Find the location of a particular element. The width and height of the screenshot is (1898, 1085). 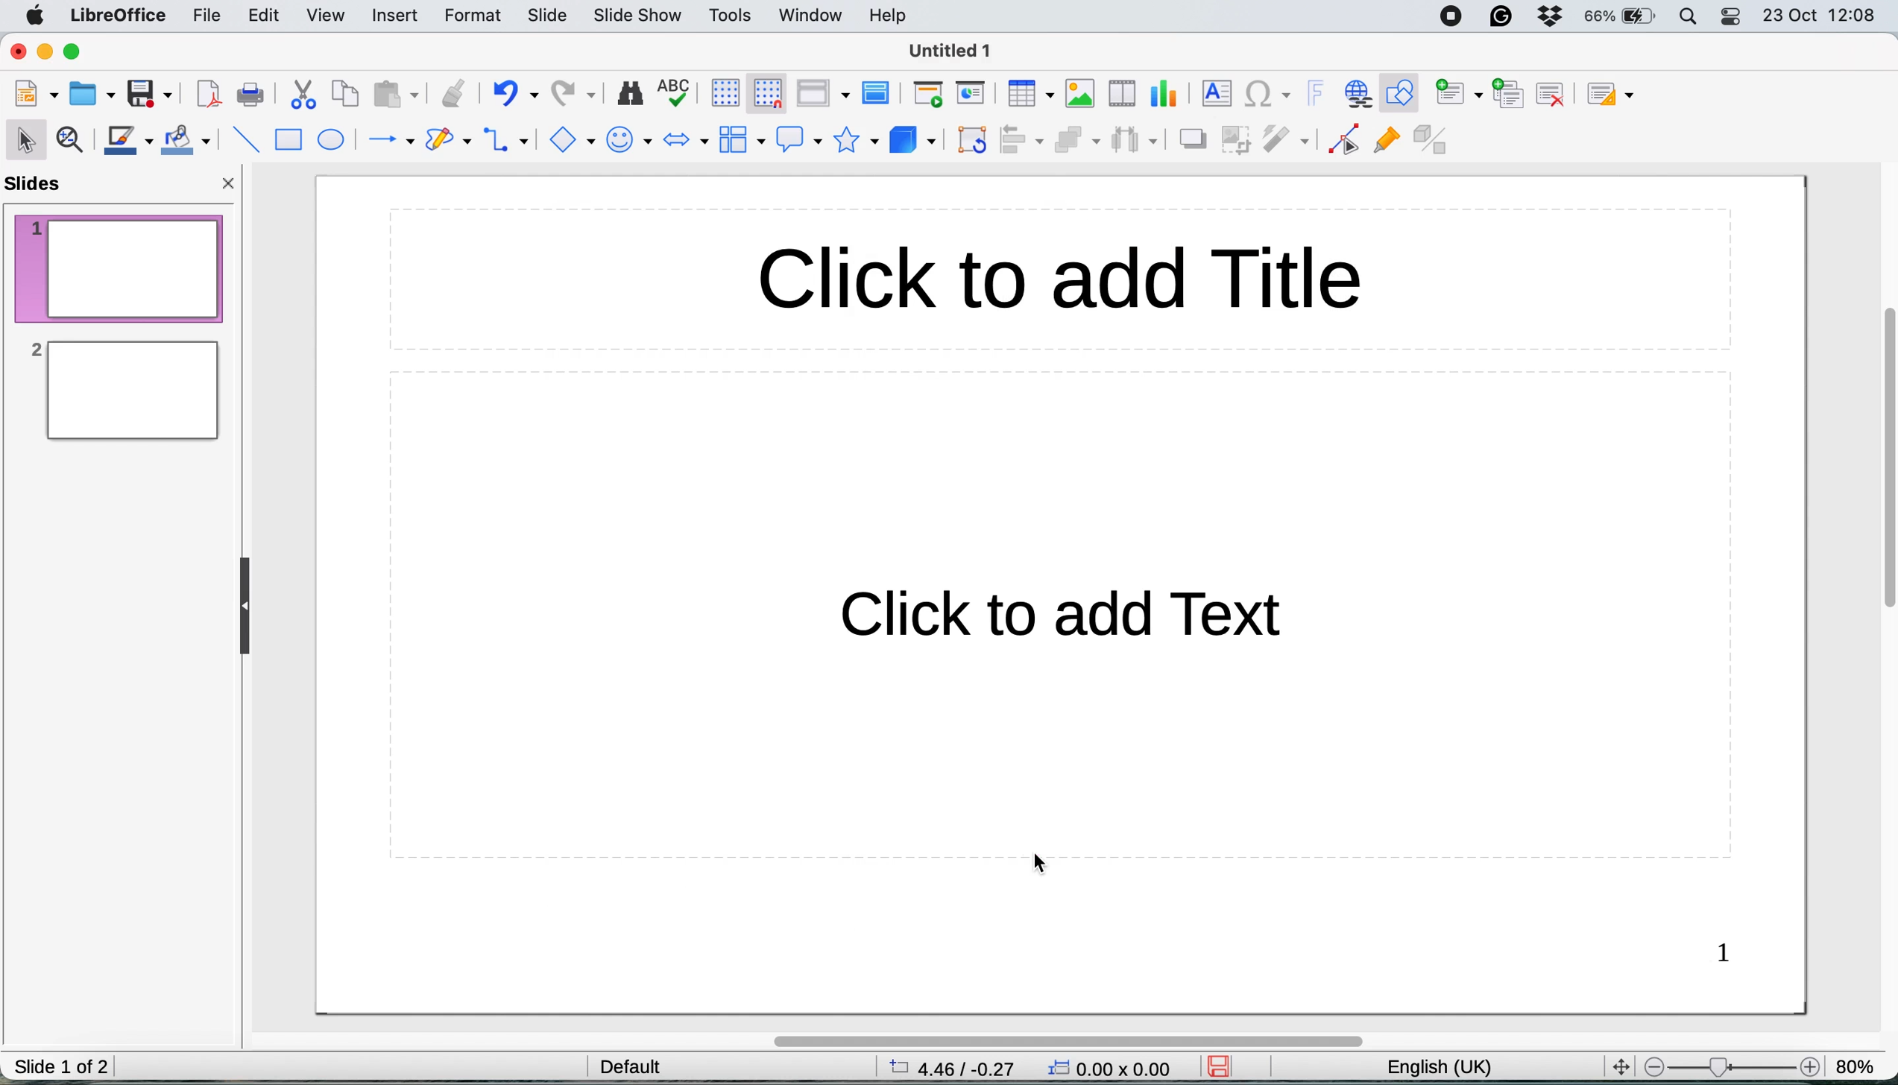

insert chart is located at coordinates (1080, 92).